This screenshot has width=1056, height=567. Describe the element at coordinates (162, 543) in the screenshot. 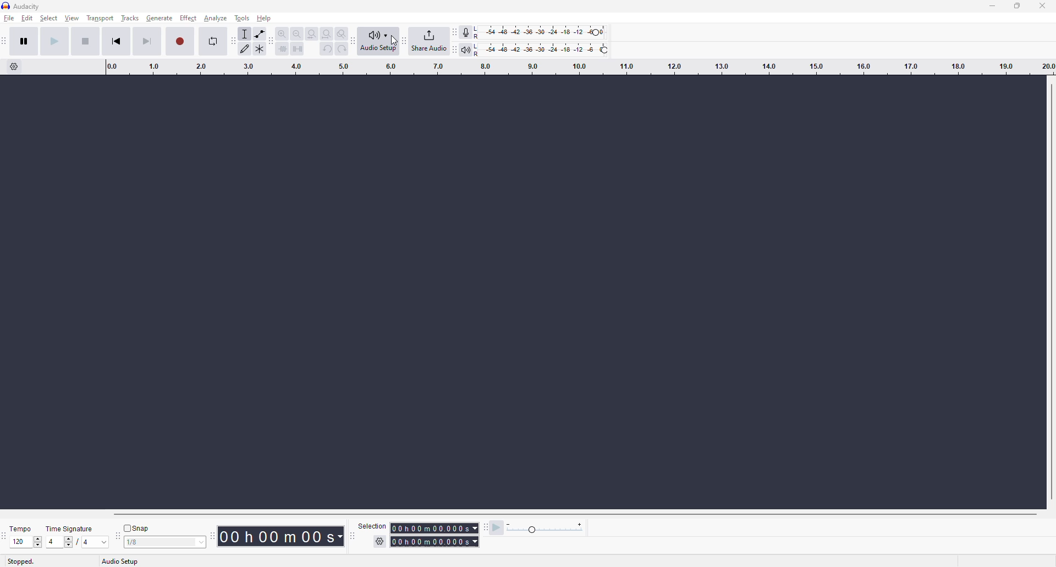

I see `value` at that location.